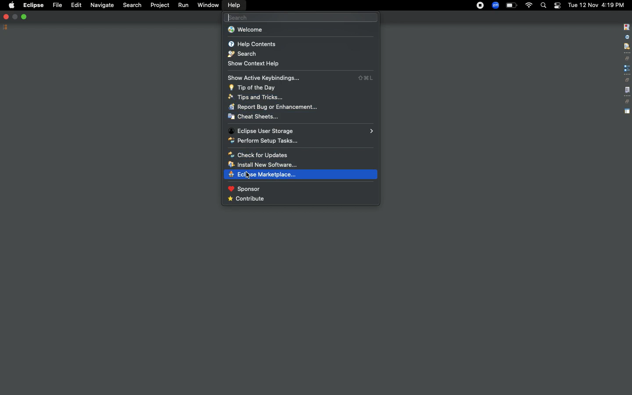  What do you see at coordinates (11, 5) in the screenshot?
I see `Apple logo` at bounding box center [11, 5].